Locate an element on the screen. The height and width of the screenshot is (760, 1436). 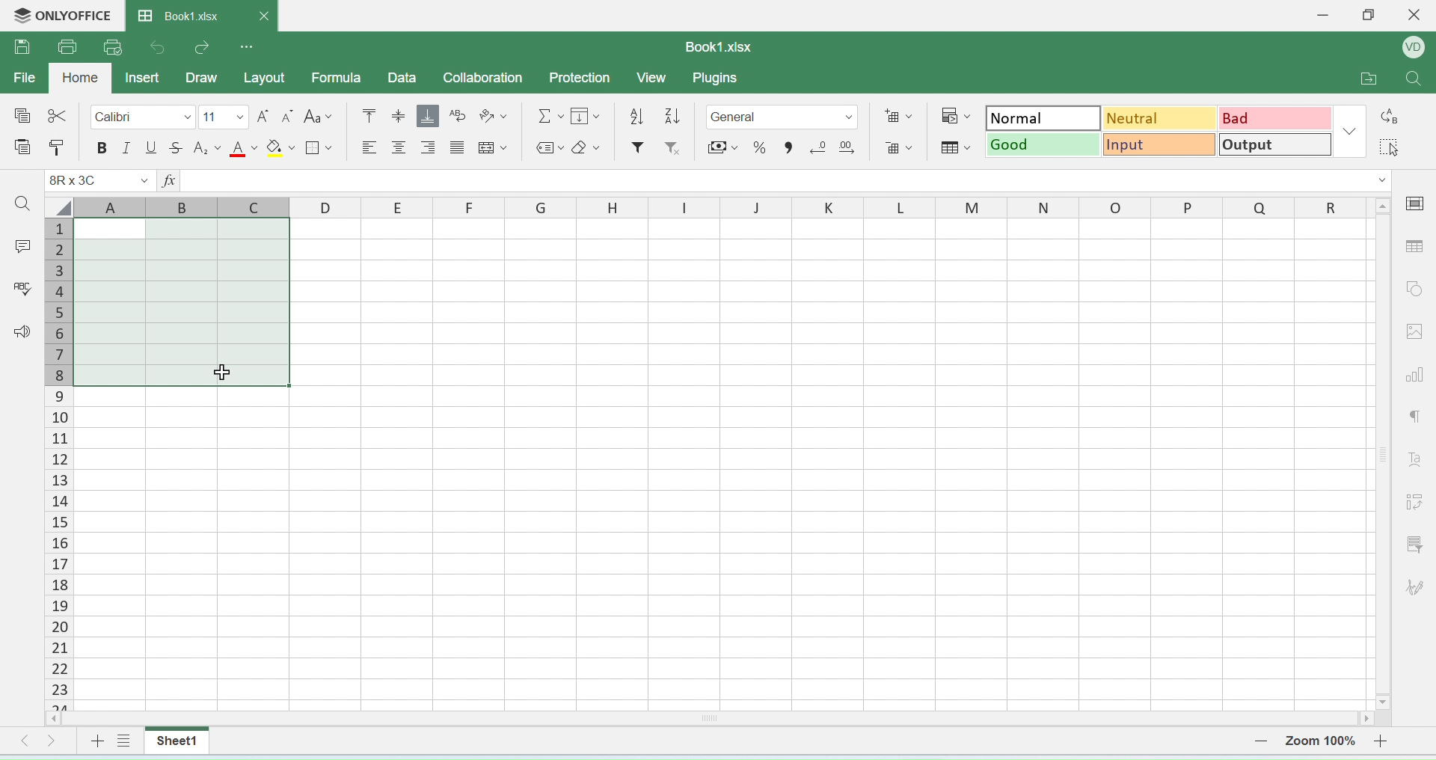
image is located at coordinates (1417, 334).